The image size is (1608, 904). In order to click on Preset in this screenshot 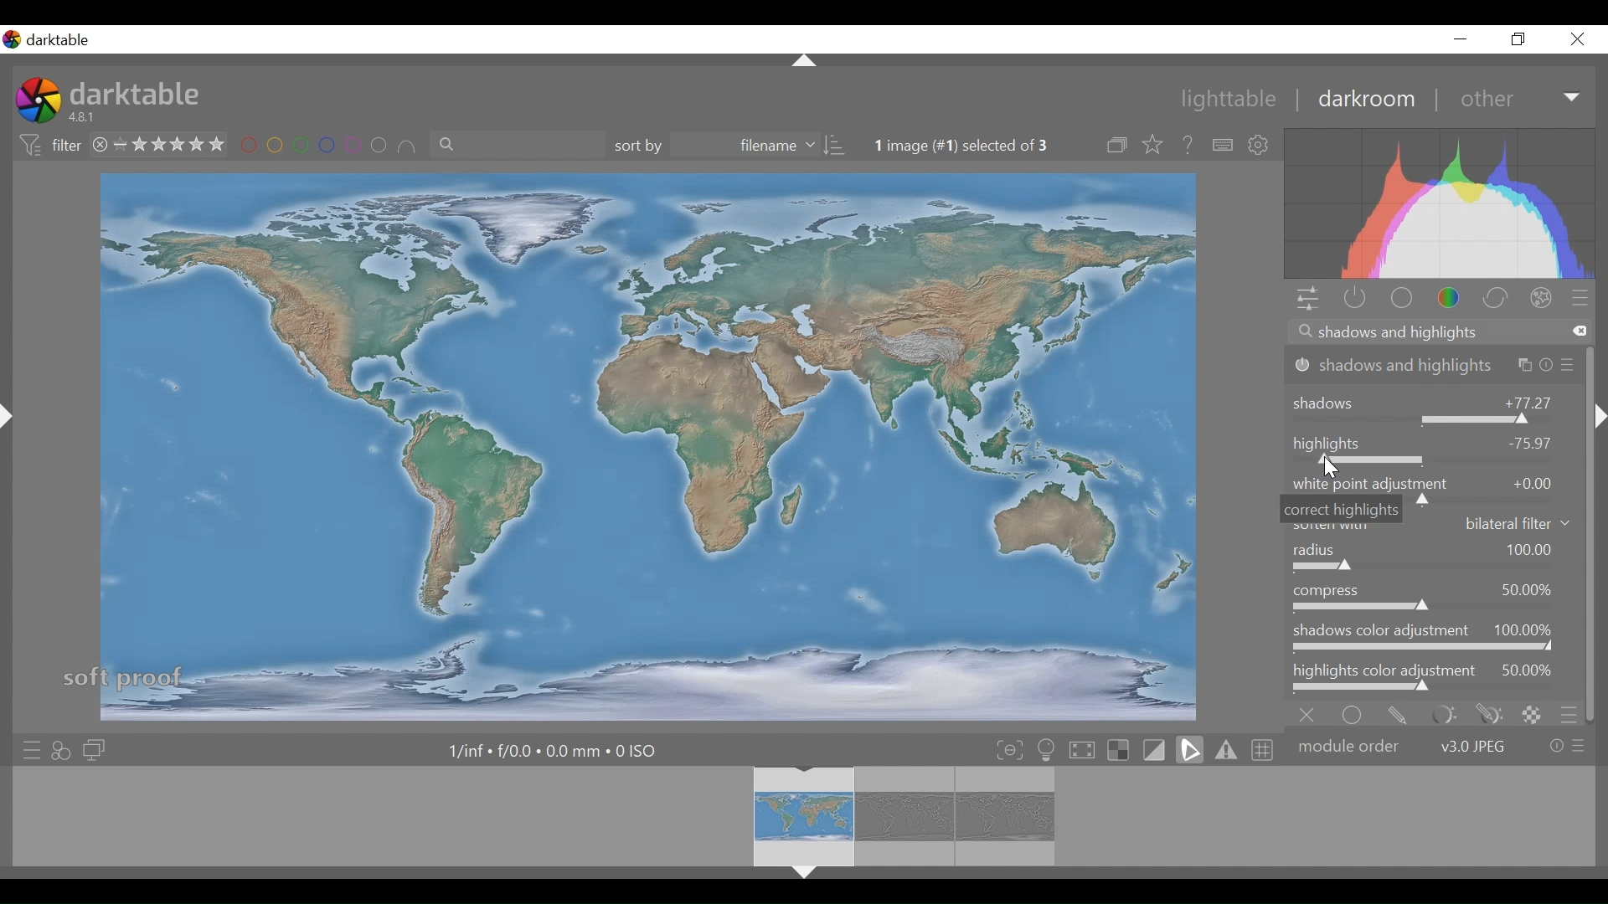, I will do `click(1585, 297)`.